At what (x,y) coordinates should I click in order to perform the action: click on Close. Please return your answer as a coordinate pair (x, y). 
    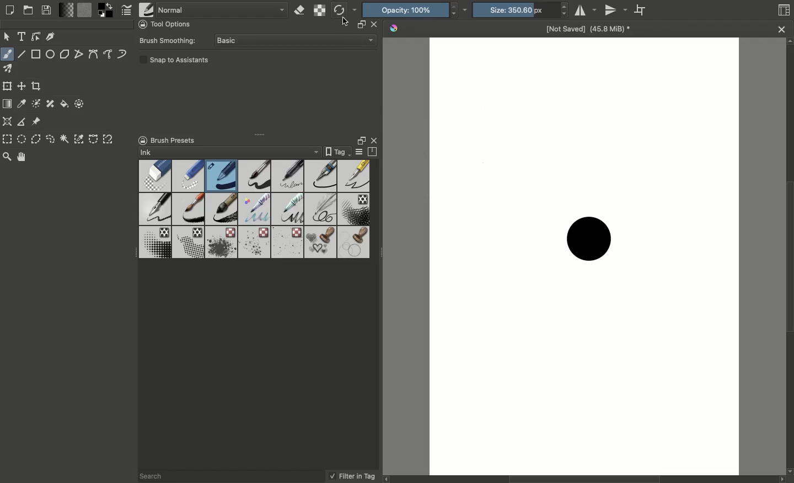
    Looking at the image, I should click on (377, 140).